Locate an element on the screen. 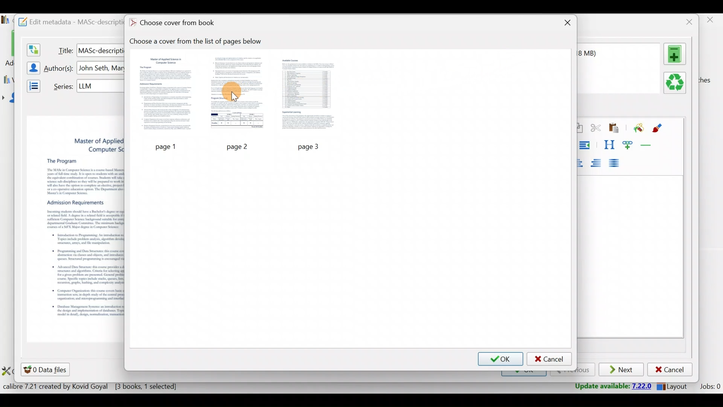  Books count is located at coordinates (92, 388).